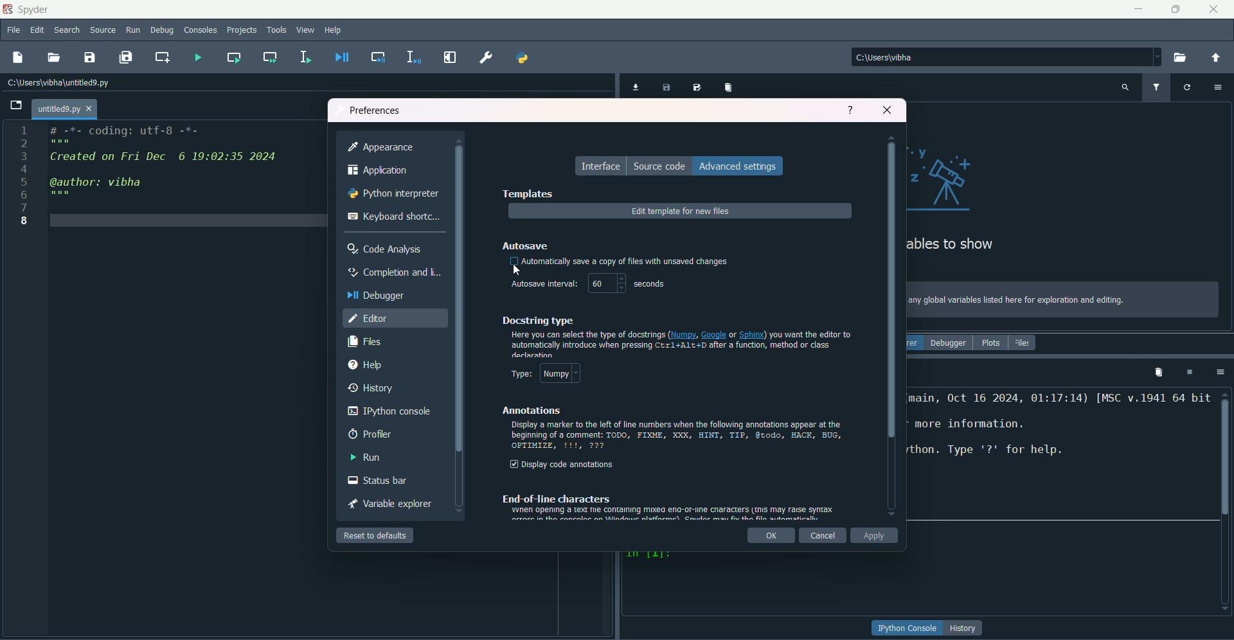 This screenshot has width=1234, height=640. Describe the element at coordinates (233, 57) in the screenshot. I see `run current cell` at that location.